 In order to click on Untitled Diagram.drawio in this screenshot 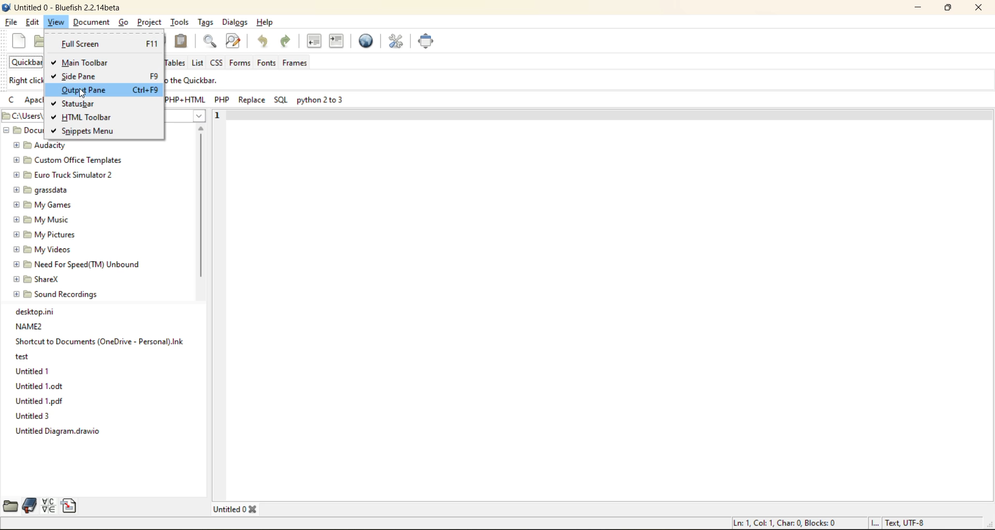, I will do `click(61, 434)`.